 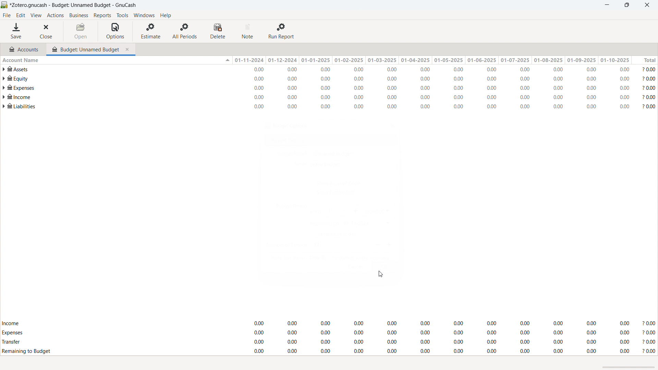 I want to click on account statement for assets, so click(x=332, y=69).